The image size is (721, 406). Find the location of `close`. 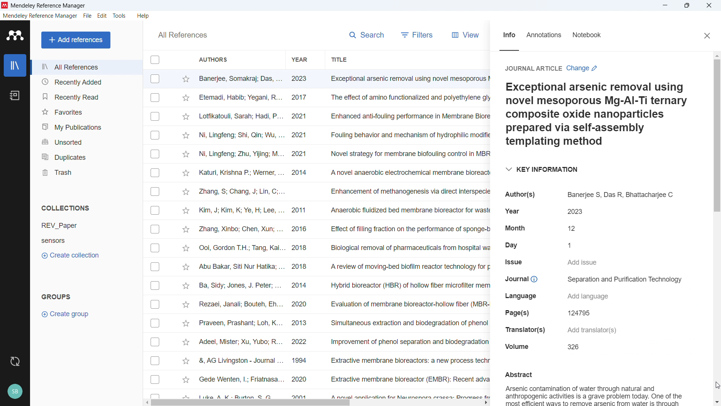

close is located at coordinates (706, 35).